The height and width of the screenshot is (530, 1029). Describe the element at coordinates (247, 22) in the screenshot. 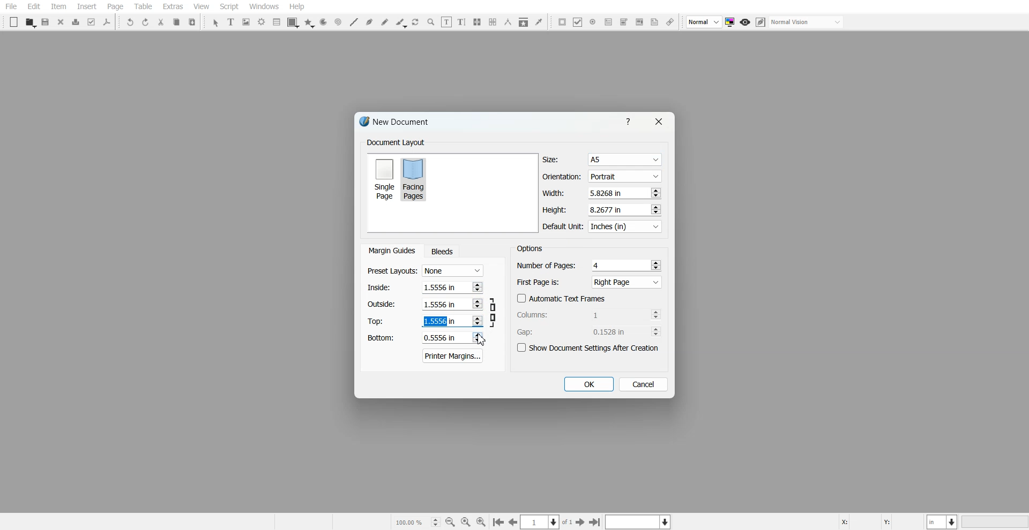

I see `Image Frame` at that location.